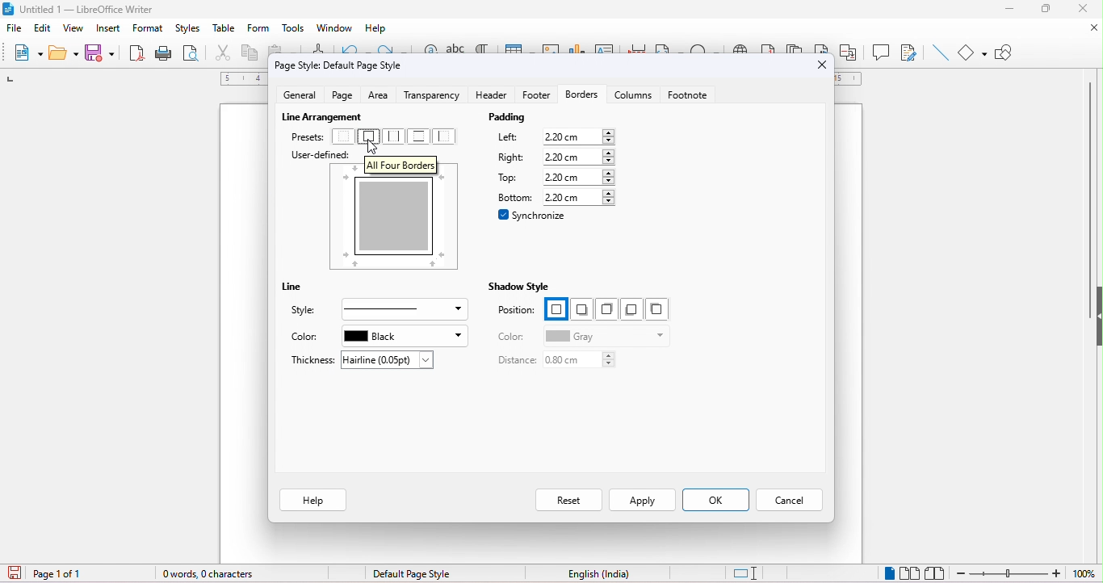 Image resolution: width=1103 pixels, height=583 pixels. Describe the element at coordinates (304, 97) in the screenshot. I see `general` at that location.